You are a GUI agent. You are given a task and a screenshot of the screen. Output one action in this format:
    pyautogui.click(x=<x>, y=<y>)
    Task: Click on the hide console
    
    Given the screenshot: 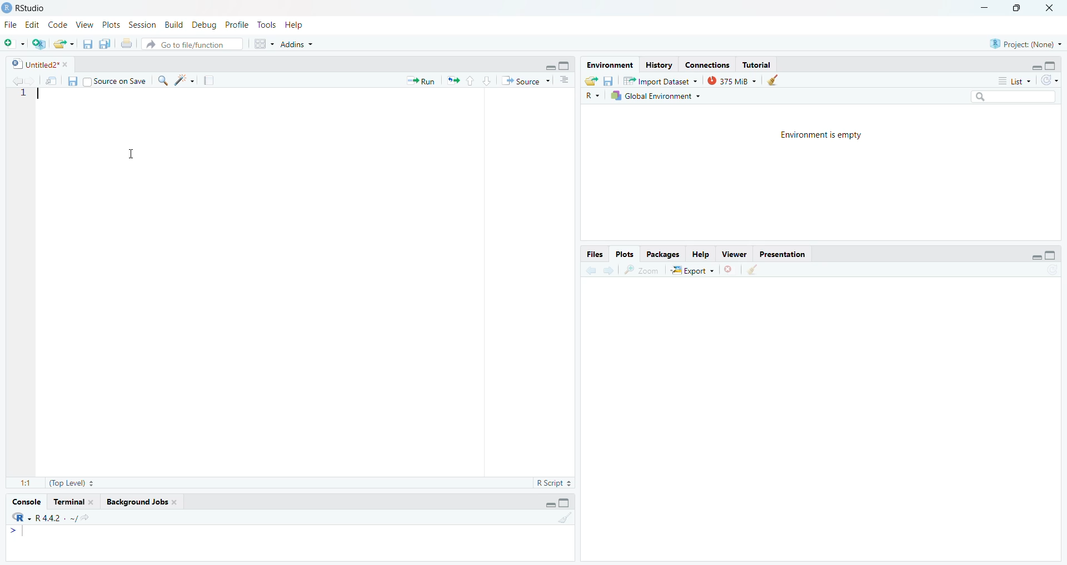 What is the action you would take?
    pyautogui.click(x=567, y=503)
    